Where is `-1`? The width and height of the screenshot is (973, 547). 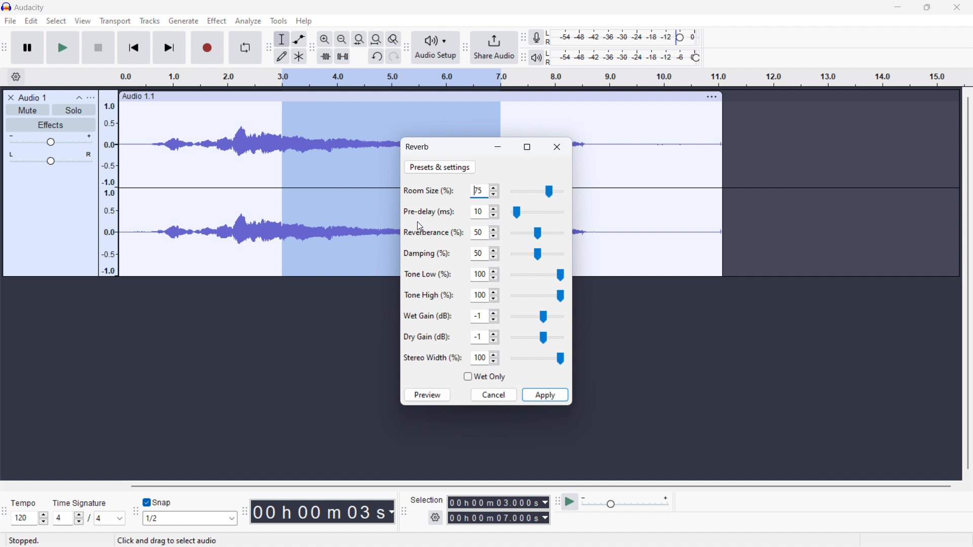 -1 is located at coordinates (485, 316).